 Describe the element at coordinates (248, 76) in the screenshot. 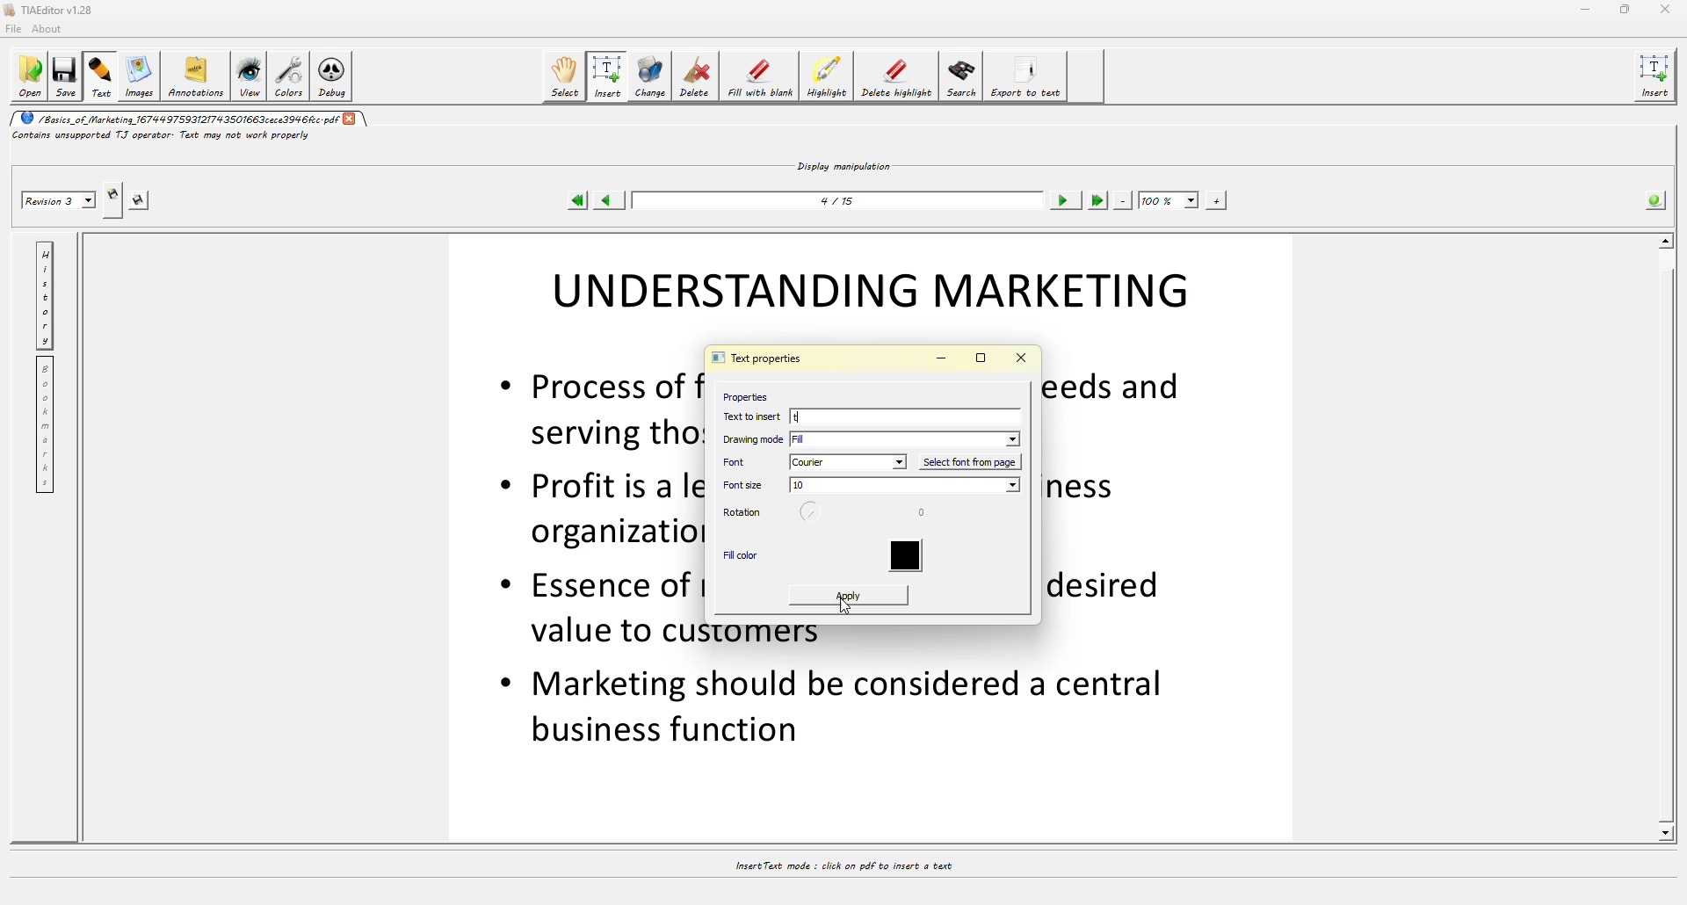

I see `view` at that location.